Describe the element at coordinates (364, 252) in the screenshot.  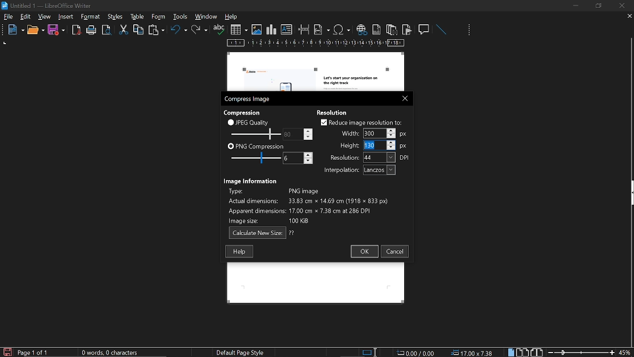
I see `ok ` at that location.